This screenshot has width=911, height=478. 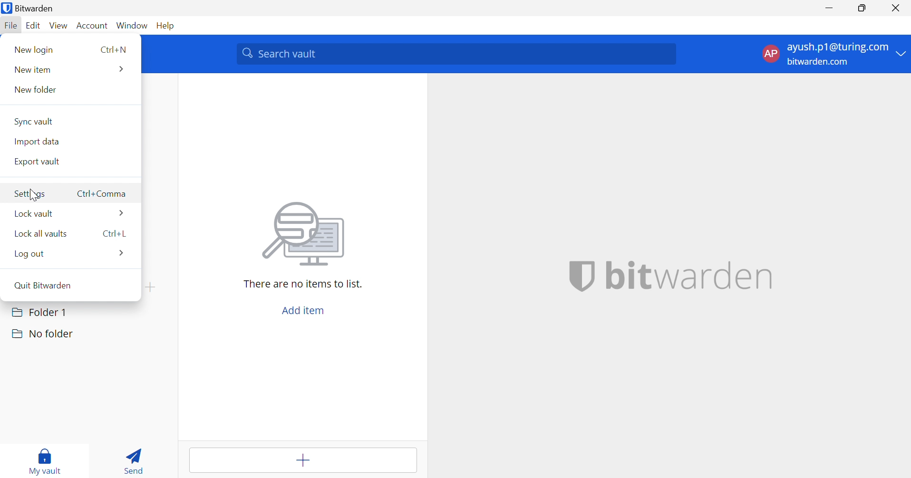 I want to click on Send, so click(x=137, y=460).